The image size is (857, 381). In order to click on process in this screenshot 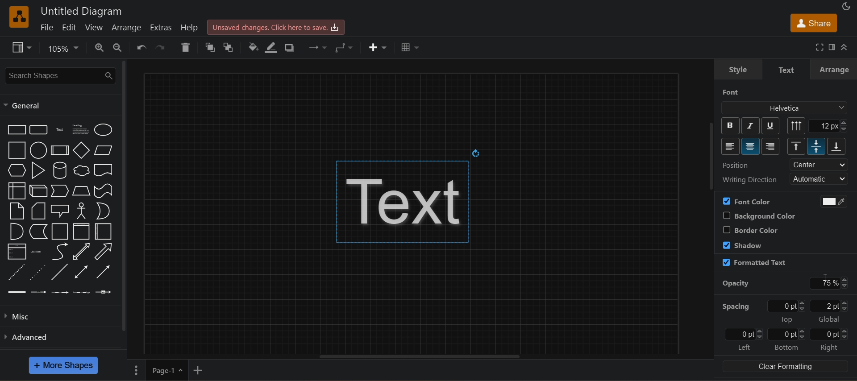, I will do `click(60, 150)`.